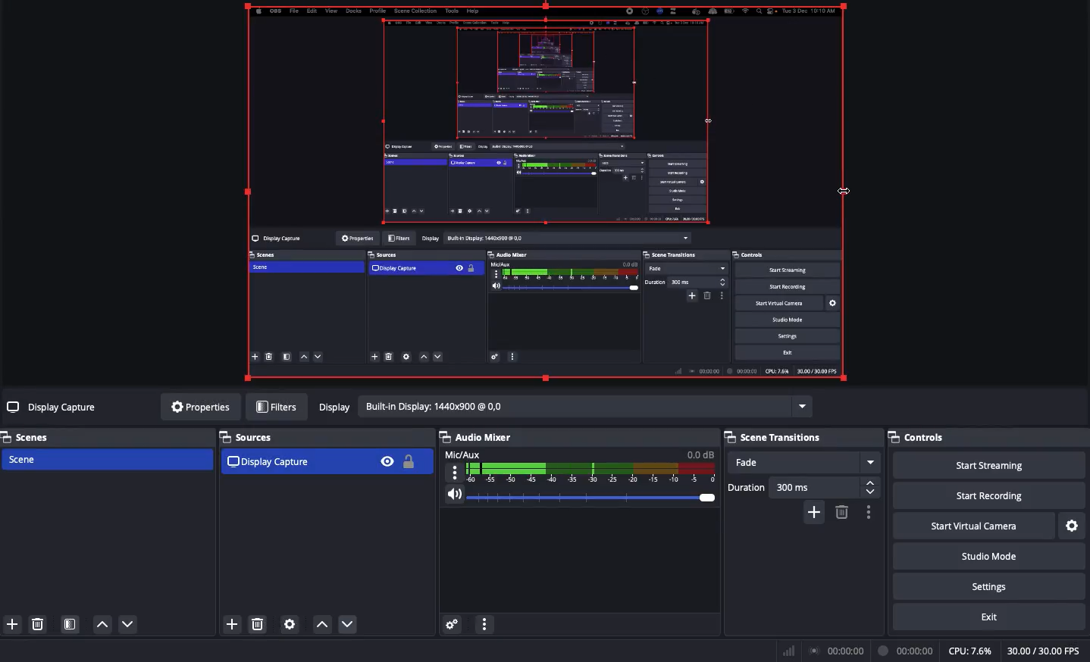  What do you see at coordinates (988, 584) in the screenshot?
I see `Settings` at bounding box center [988, 584].